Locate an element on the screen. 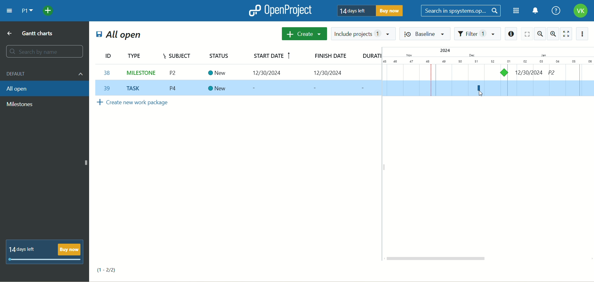 The height and width of the screenshot is (282, 594). subject is located at coordinates (179, 55).